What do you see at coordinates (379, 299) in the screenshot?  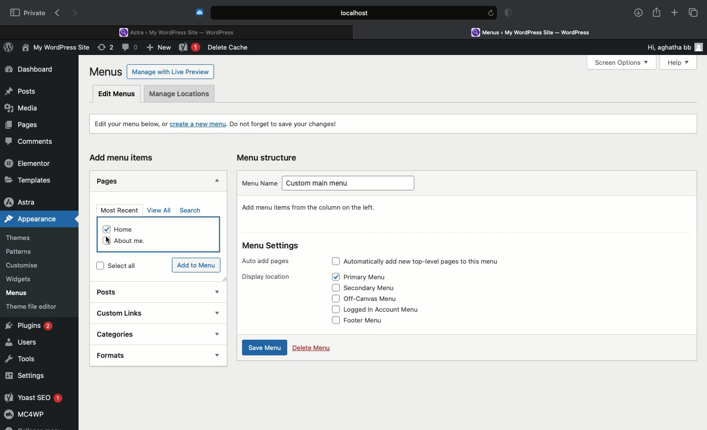 I see `Off-canvas menu` at bounding box center [379, 299].